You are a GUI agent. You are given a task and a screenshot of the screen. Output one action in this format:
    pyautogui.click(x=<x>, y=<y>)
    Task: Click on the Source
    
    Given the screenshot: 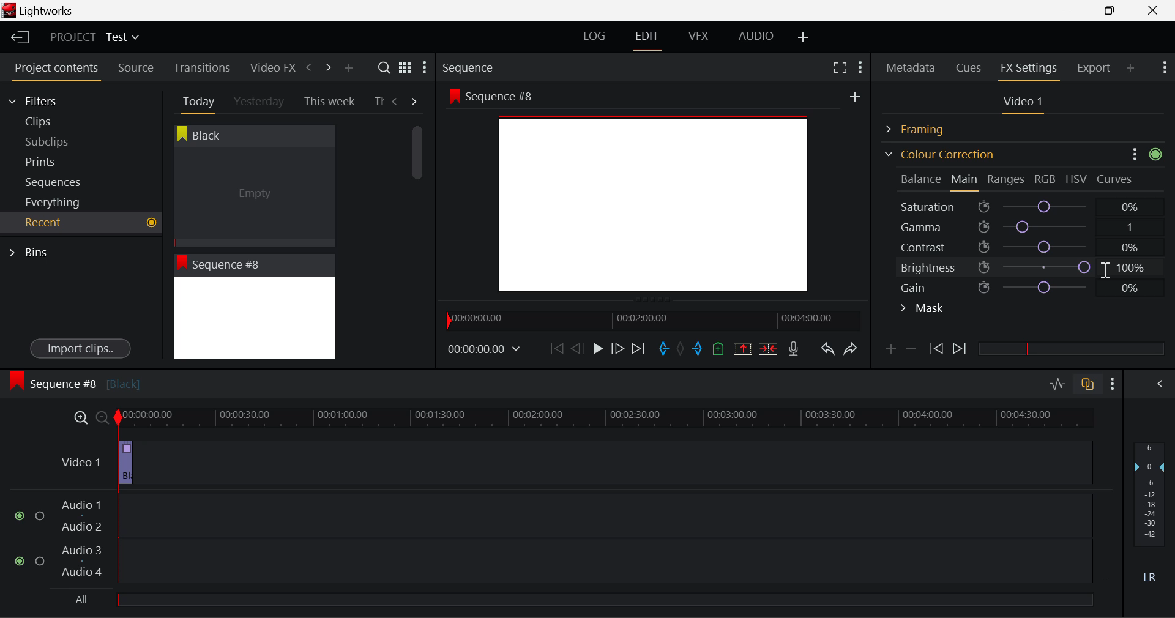 What is the action you would take?
    pyautogui.click(x=136, y=68)
    